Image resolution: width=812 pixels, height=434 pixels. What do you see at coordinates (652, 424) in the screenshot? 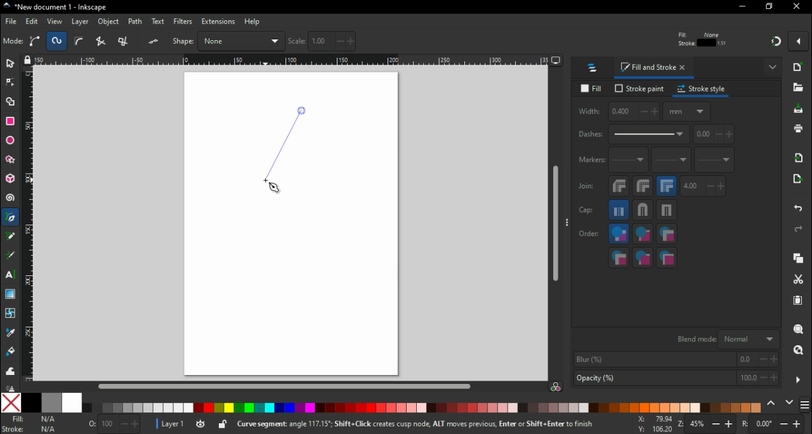
I see `cursor coordinates` at bounding box center [652, 424].